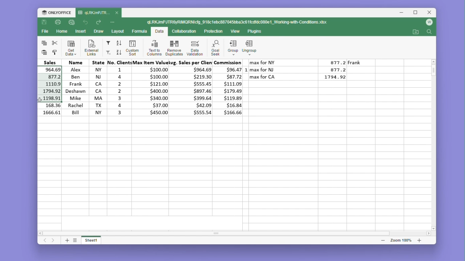 This screenshot has height=261, width=465. What do you see at coordinates (44, 42) in the screenshot?
I see `copy` at bounding box center [44, 42].